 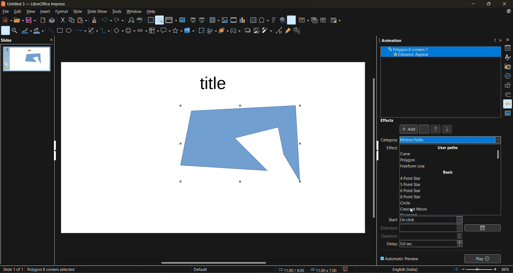 I want to click on snap to grid, so click(x=159, y=21).